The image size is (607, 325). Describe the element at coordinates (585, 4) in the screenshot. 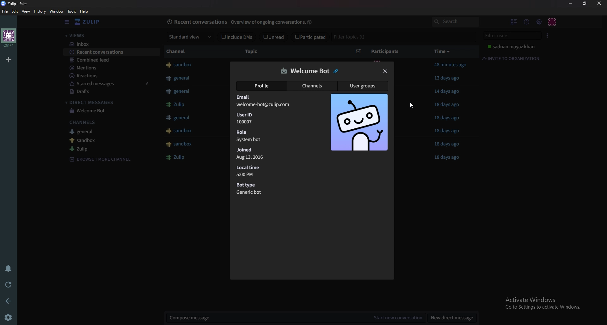

I see `Resize` at that location.